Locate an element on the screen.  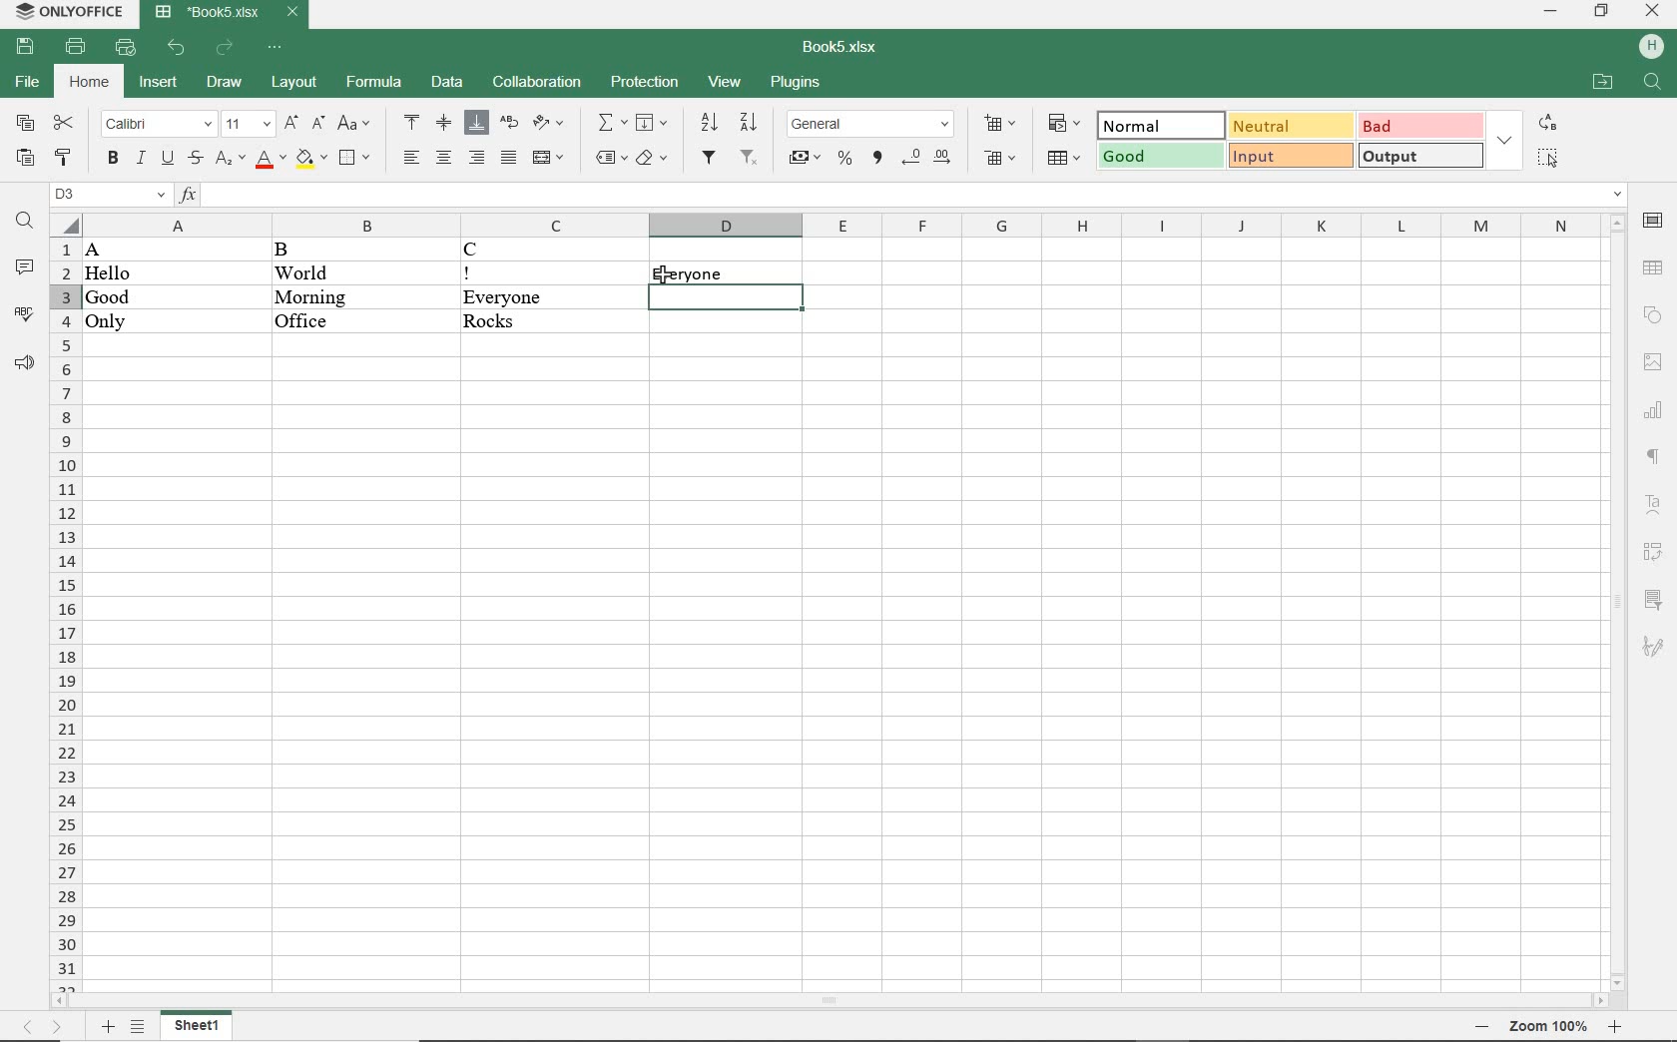
neutral is located at coordinates (1289, 127).